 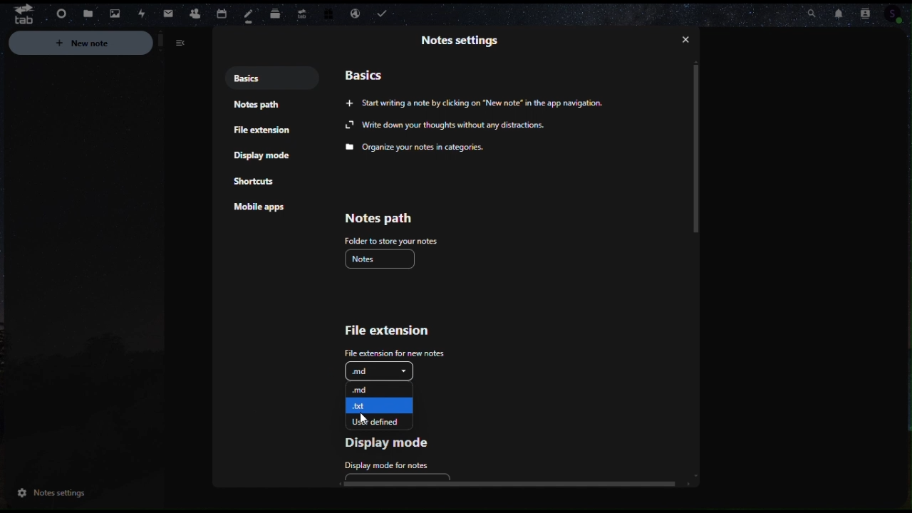 What do you see at coordinates (112, 12) in the screenshot?
I see `Photos` at bounding box center [112, 12].